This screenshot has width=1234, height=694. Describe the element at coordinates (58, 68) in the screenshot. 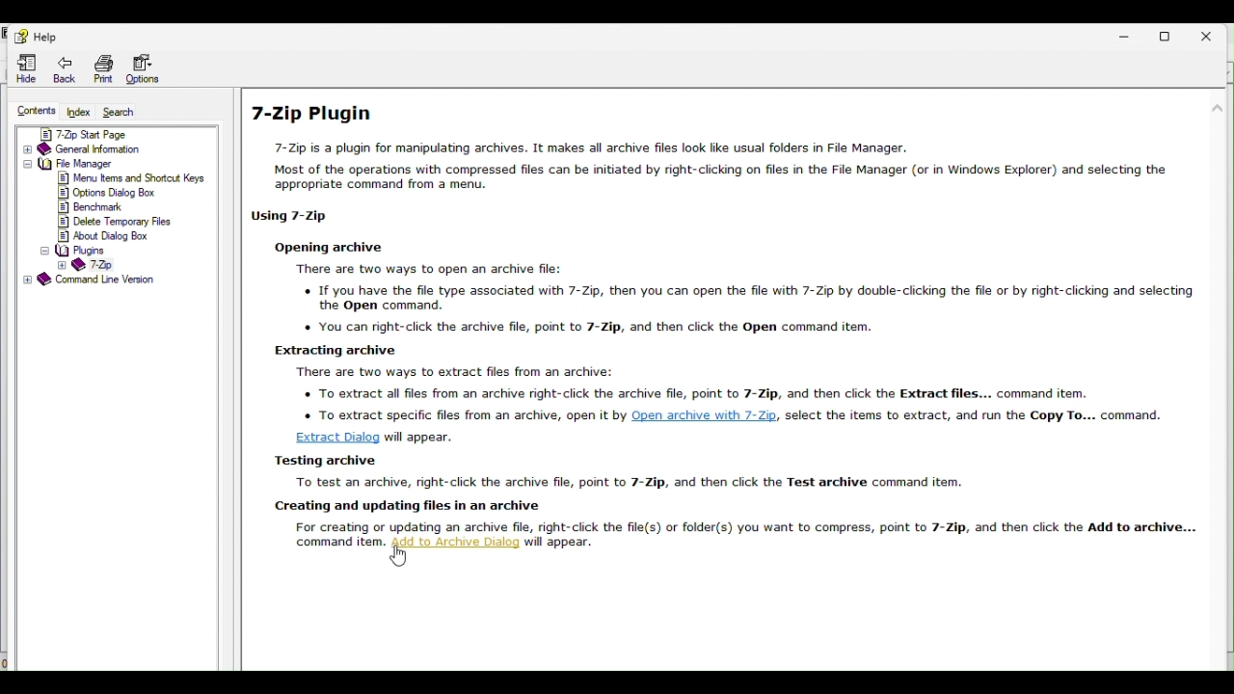

I see `Back` at that location.